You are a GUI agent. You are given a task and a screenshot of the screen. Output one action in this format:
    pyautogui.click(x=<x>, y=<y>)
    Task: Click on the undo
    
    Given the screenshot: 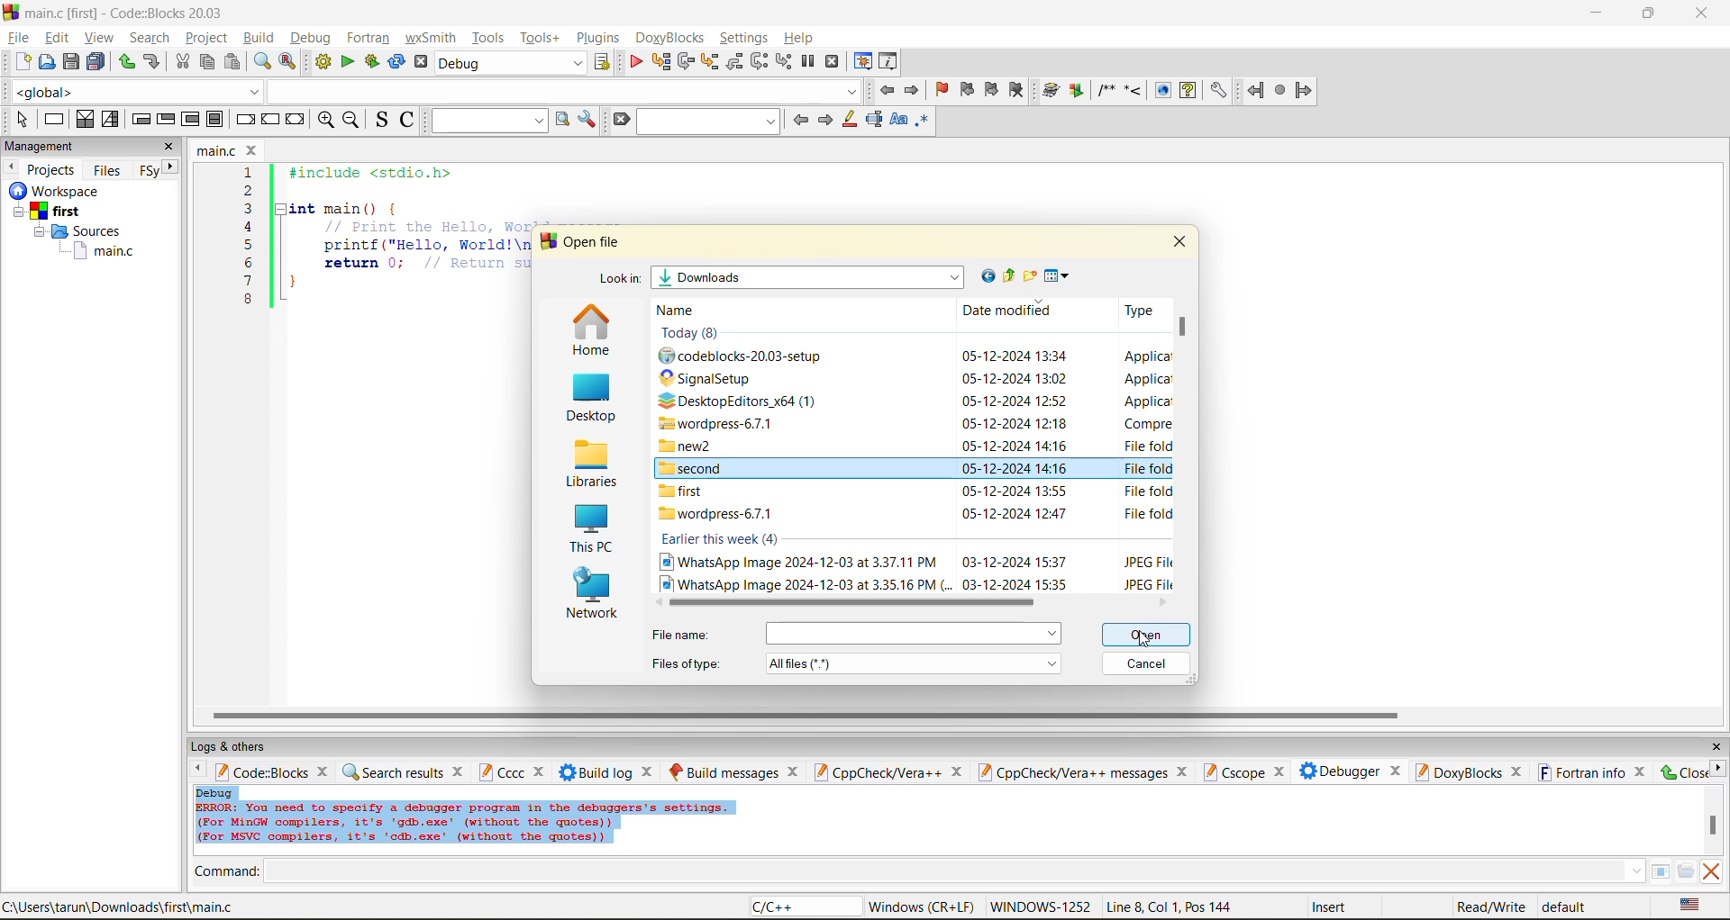 What is the action you would take?
    pyautogui.click(x=150, y=62)
    